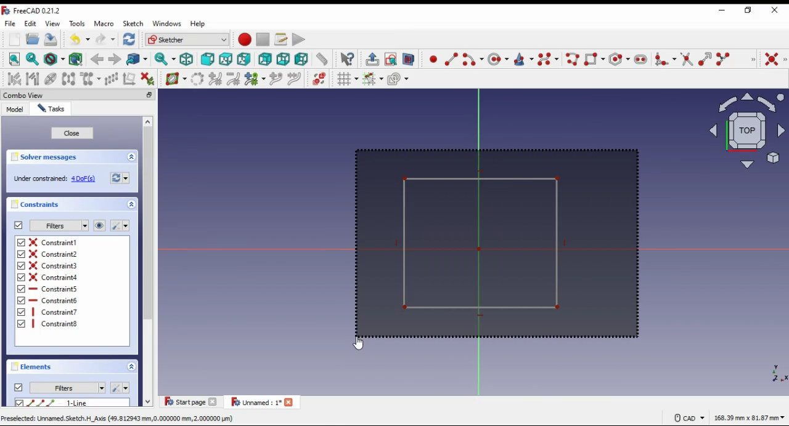  Describe the element at coordinates (19, 225) in the screenshot. I see `on/off constraints` at that location.